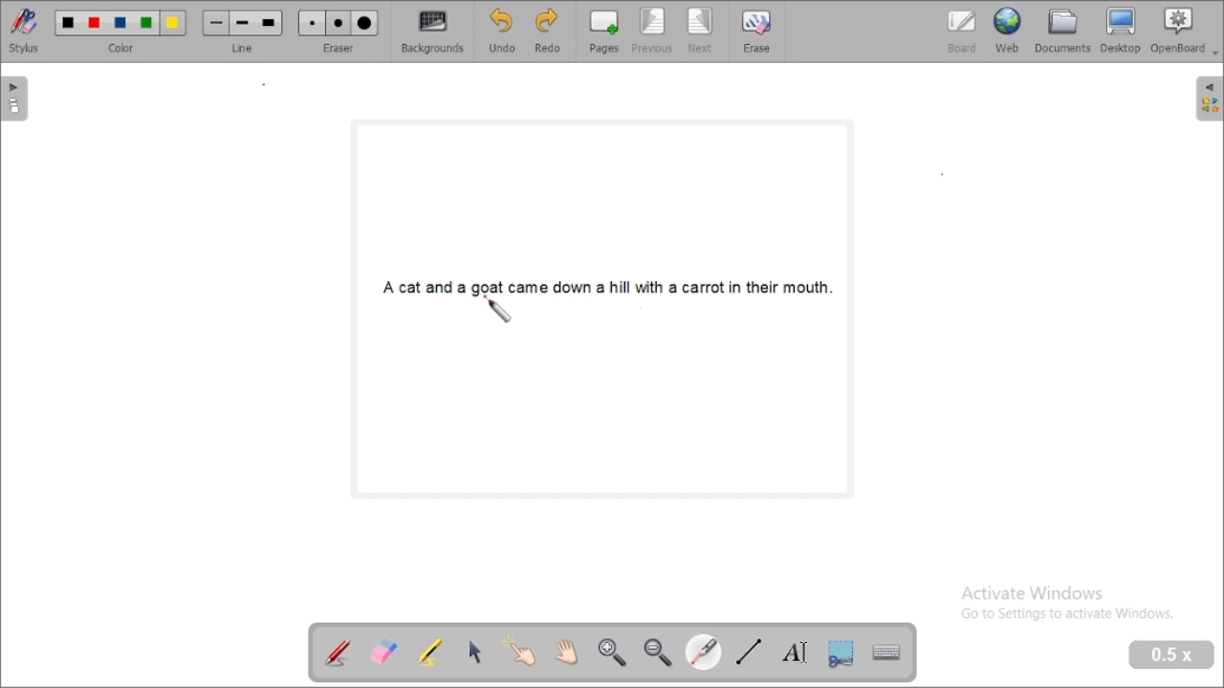  What do you see at coordinates (887, 653) in the screenshot?
I see `display virtual keyboard` at bounding box center [887, 653].